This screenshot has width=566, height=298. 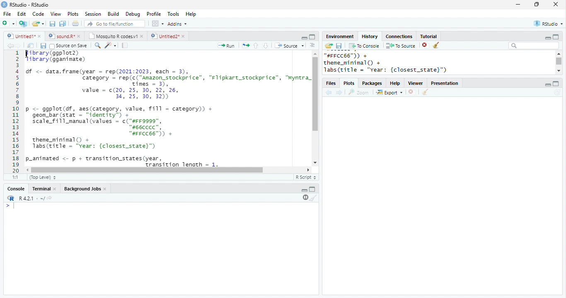 I want to click on Packages, so click(x=372, y=83).